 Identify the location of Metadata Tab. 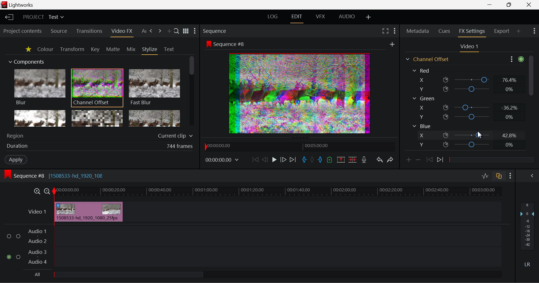
(417, 31).